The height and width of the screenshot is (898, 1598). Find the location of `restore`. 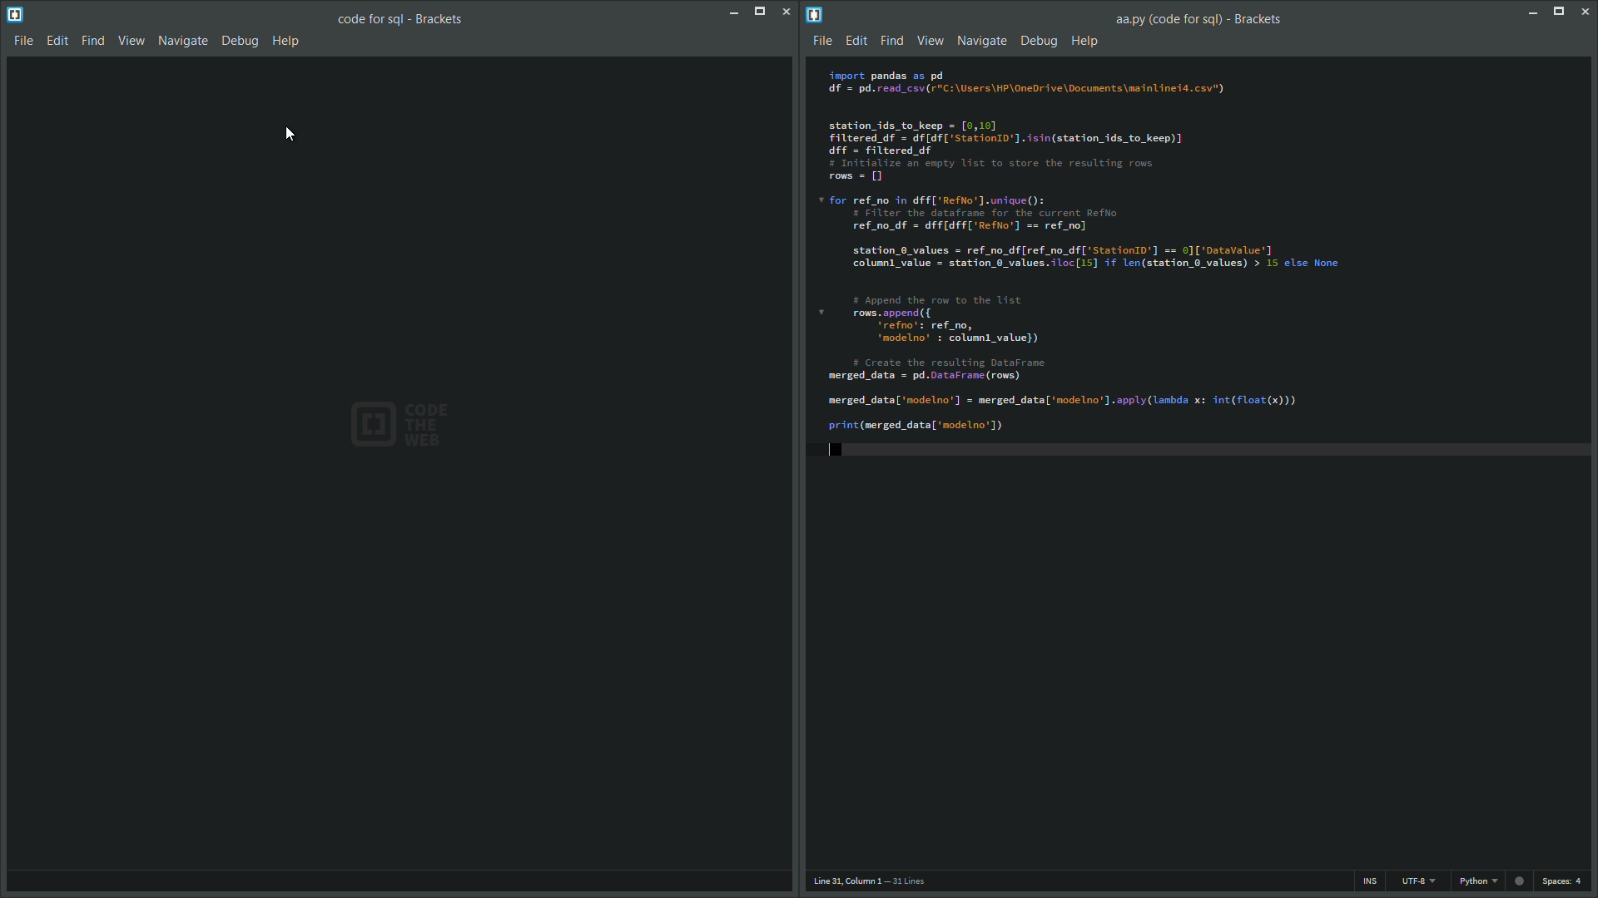

restore is located at coordinates (1558, 12).